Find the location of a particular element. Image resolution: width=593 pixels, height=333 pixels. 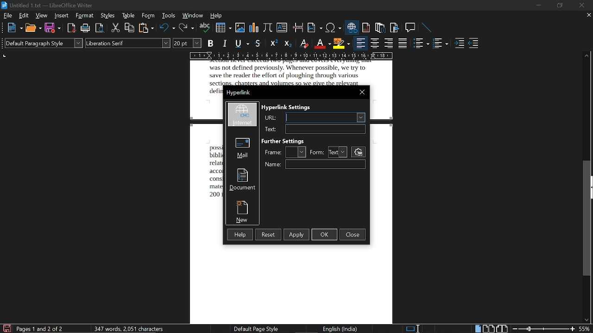

save is located at coordinates (52, 27).